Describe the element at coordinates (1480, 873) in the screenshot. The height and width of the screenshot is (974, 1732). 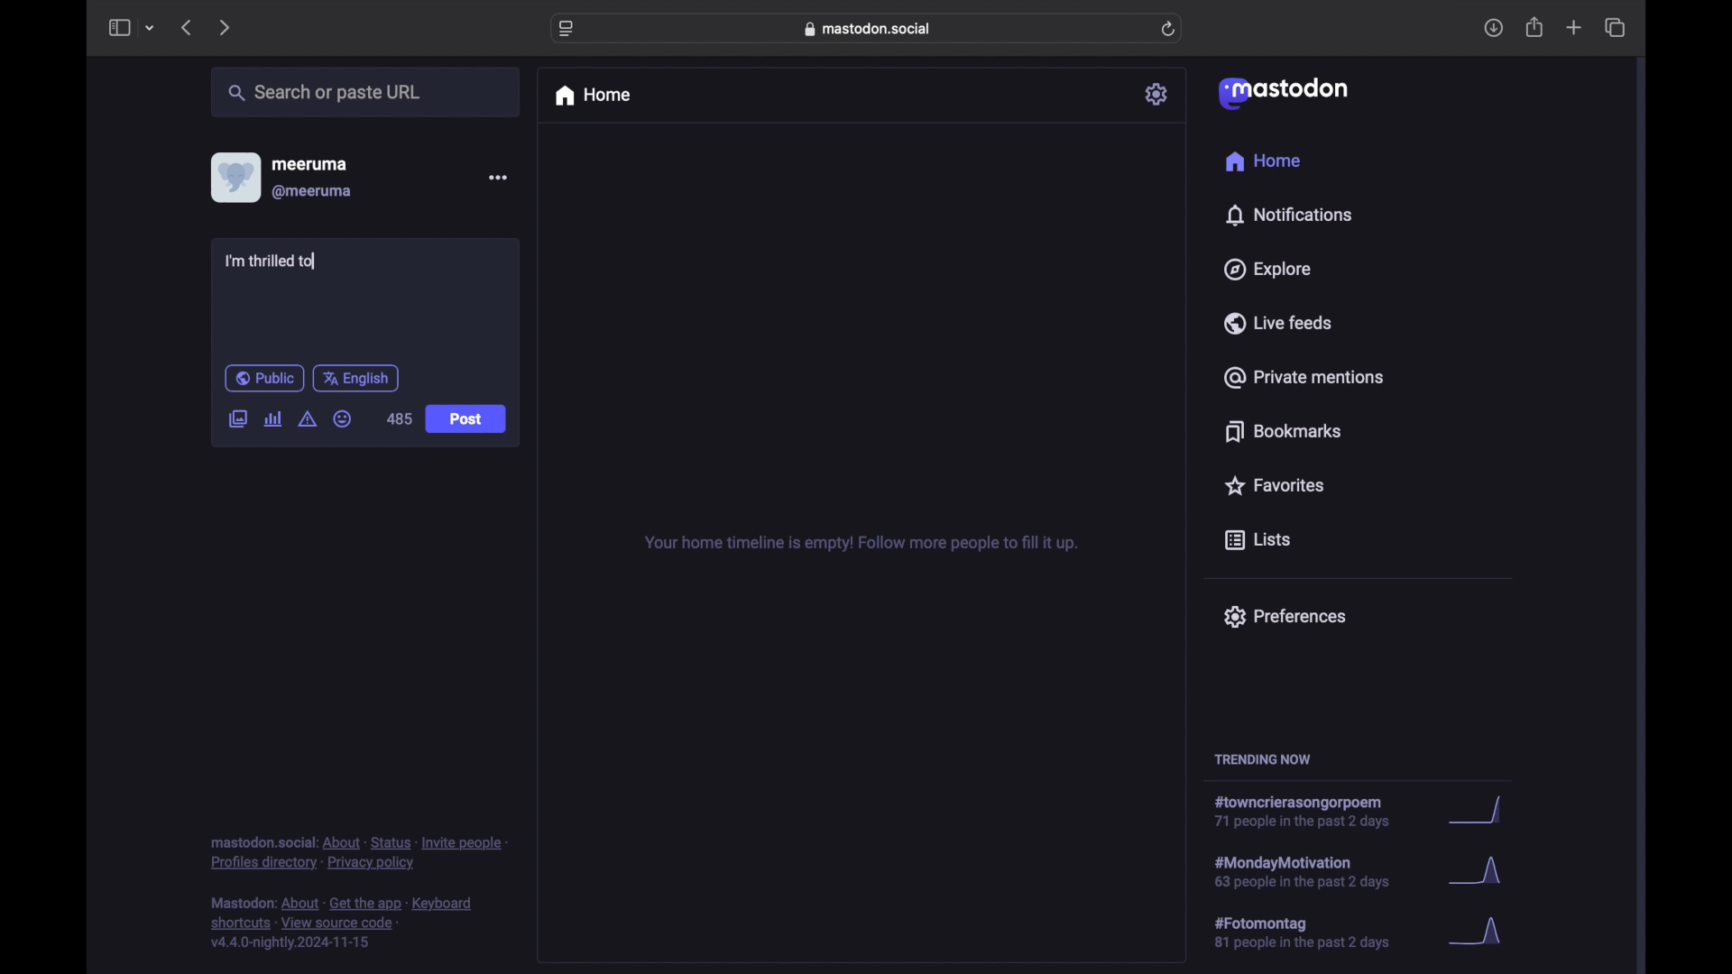
I see `graph` at that location.